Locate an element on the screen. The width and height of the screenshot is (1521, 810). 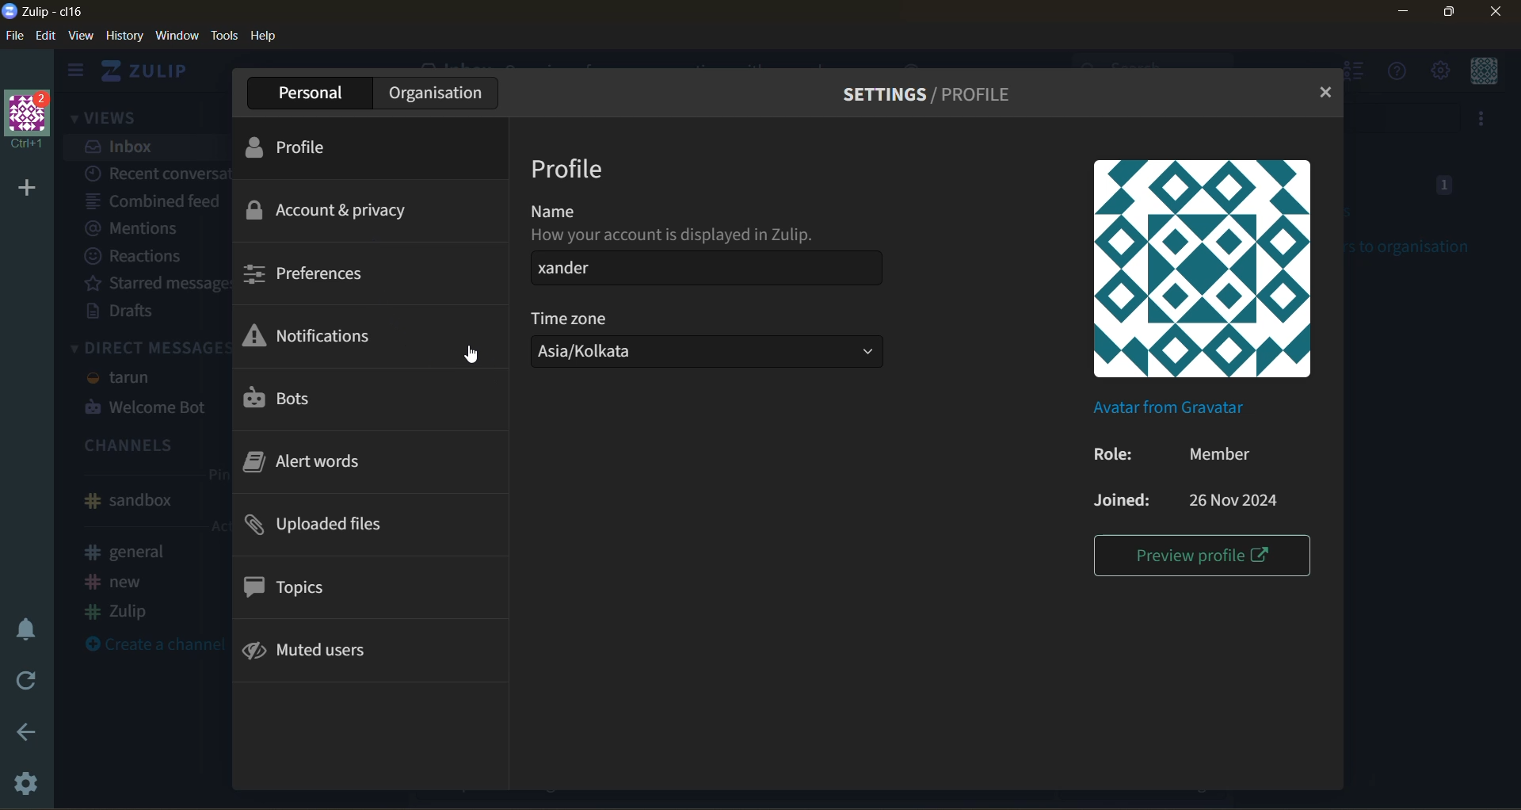
profile is located at coordinates (318, 151).